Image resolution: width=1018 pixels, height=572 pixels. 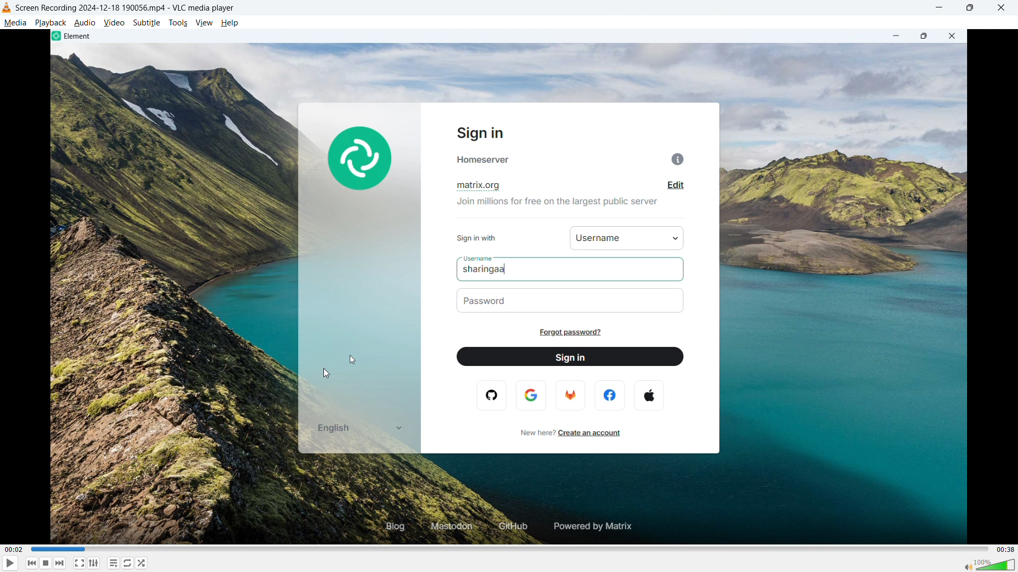 What do you see at coordinates (397, 428) in the screenshot?
I see `show more` at bounding box center [397, 428].